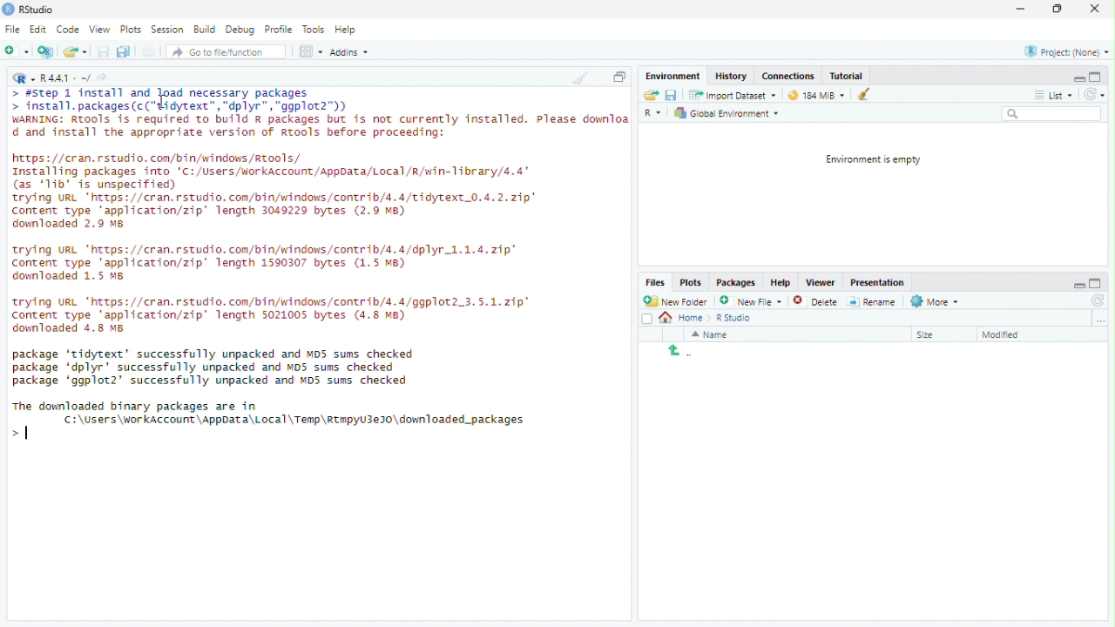 The height and width of the screenshot is (627, 1115). What do you see at coordinates (936, 302) in the screenshot?
I see `More` at bounding box center [936, 302].